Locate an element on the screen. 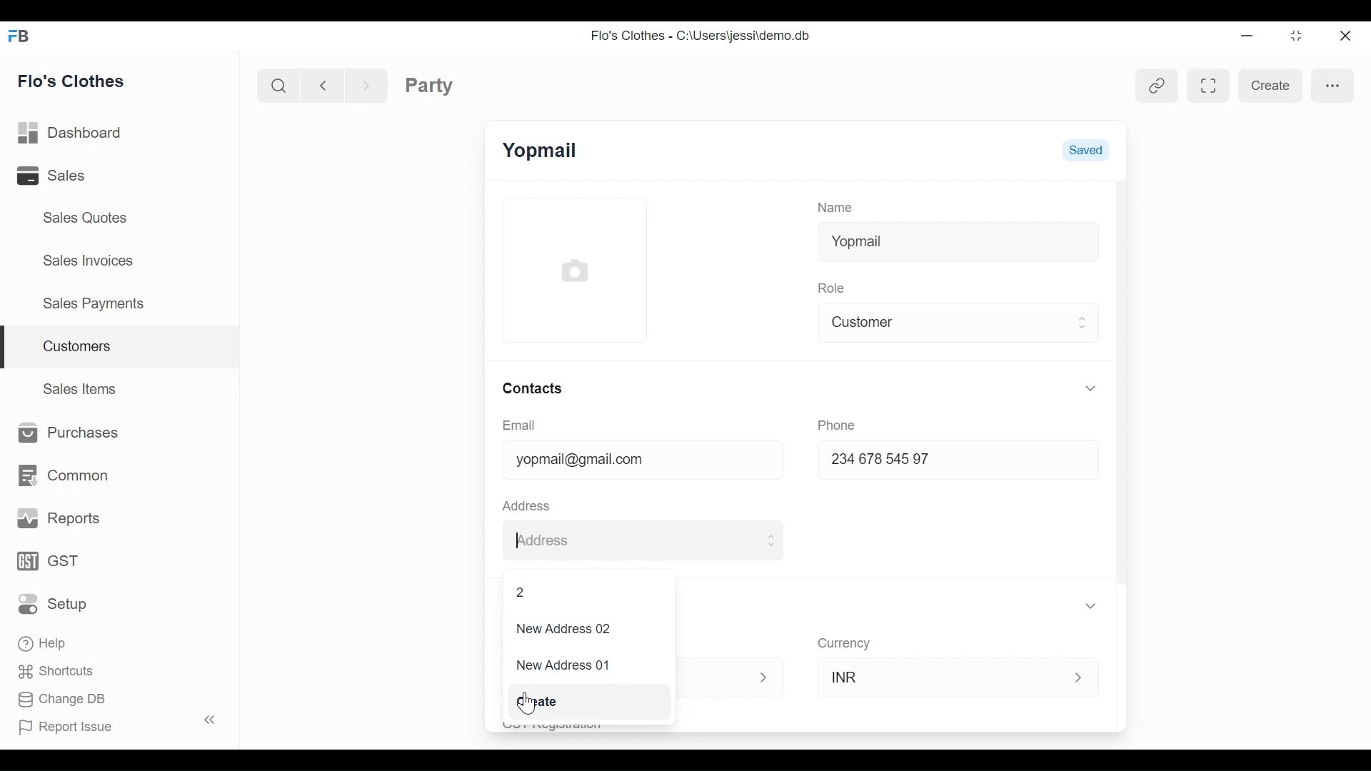  Yopmail is located at coordinates (960, 242).